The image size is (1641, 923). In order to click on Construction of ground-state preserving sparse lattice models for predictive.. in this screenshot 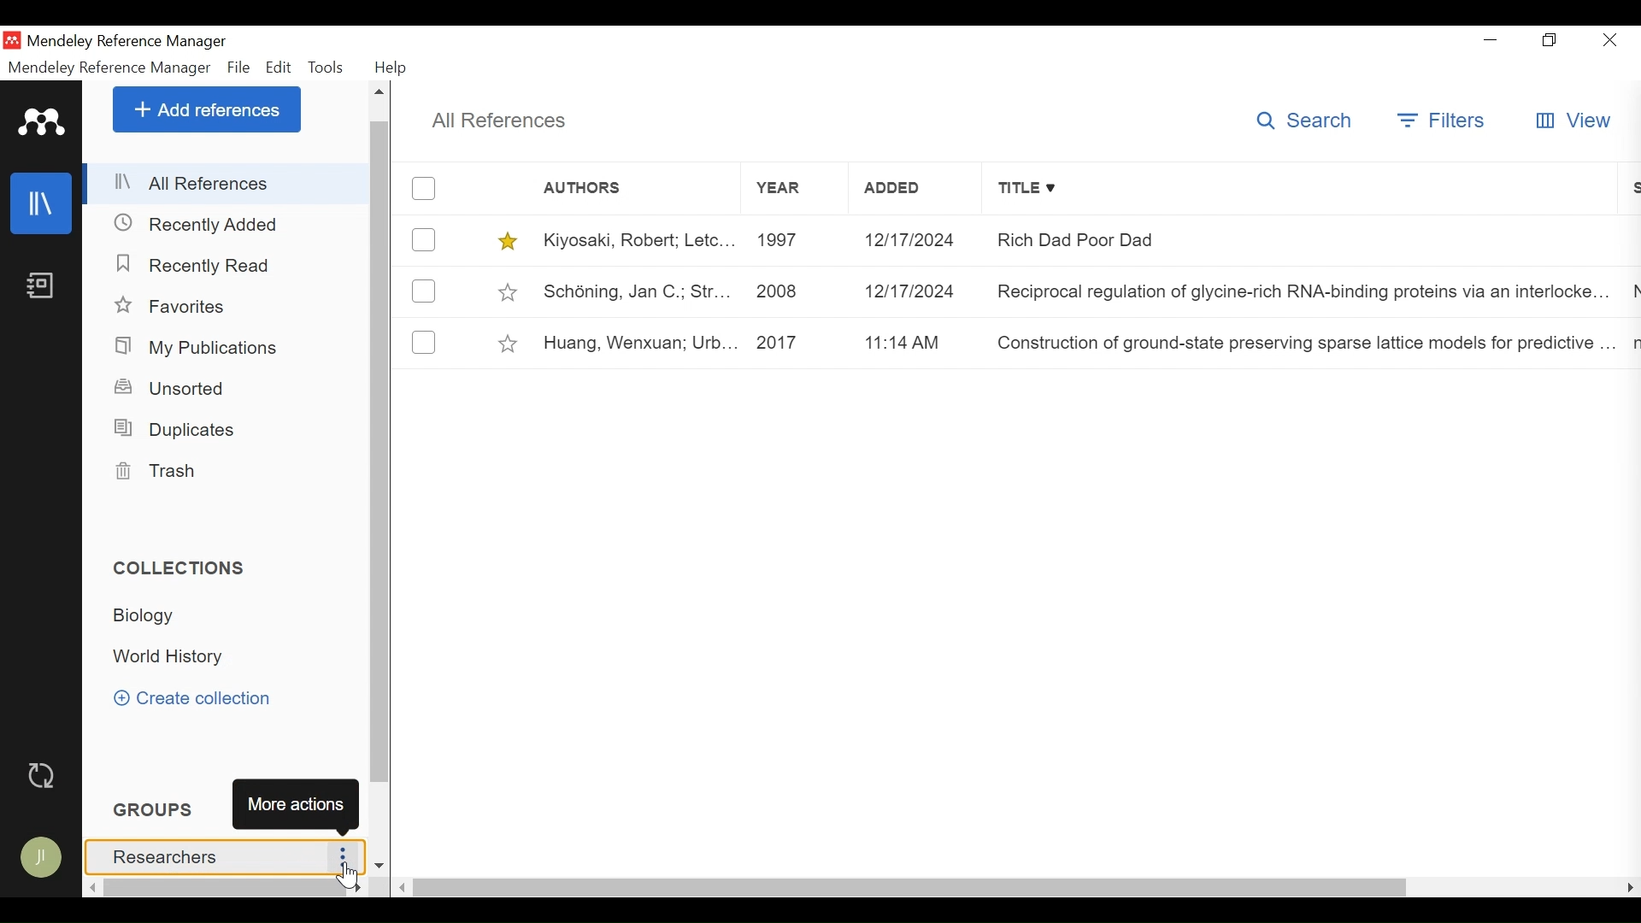, I will do `click(1304, 342)`.